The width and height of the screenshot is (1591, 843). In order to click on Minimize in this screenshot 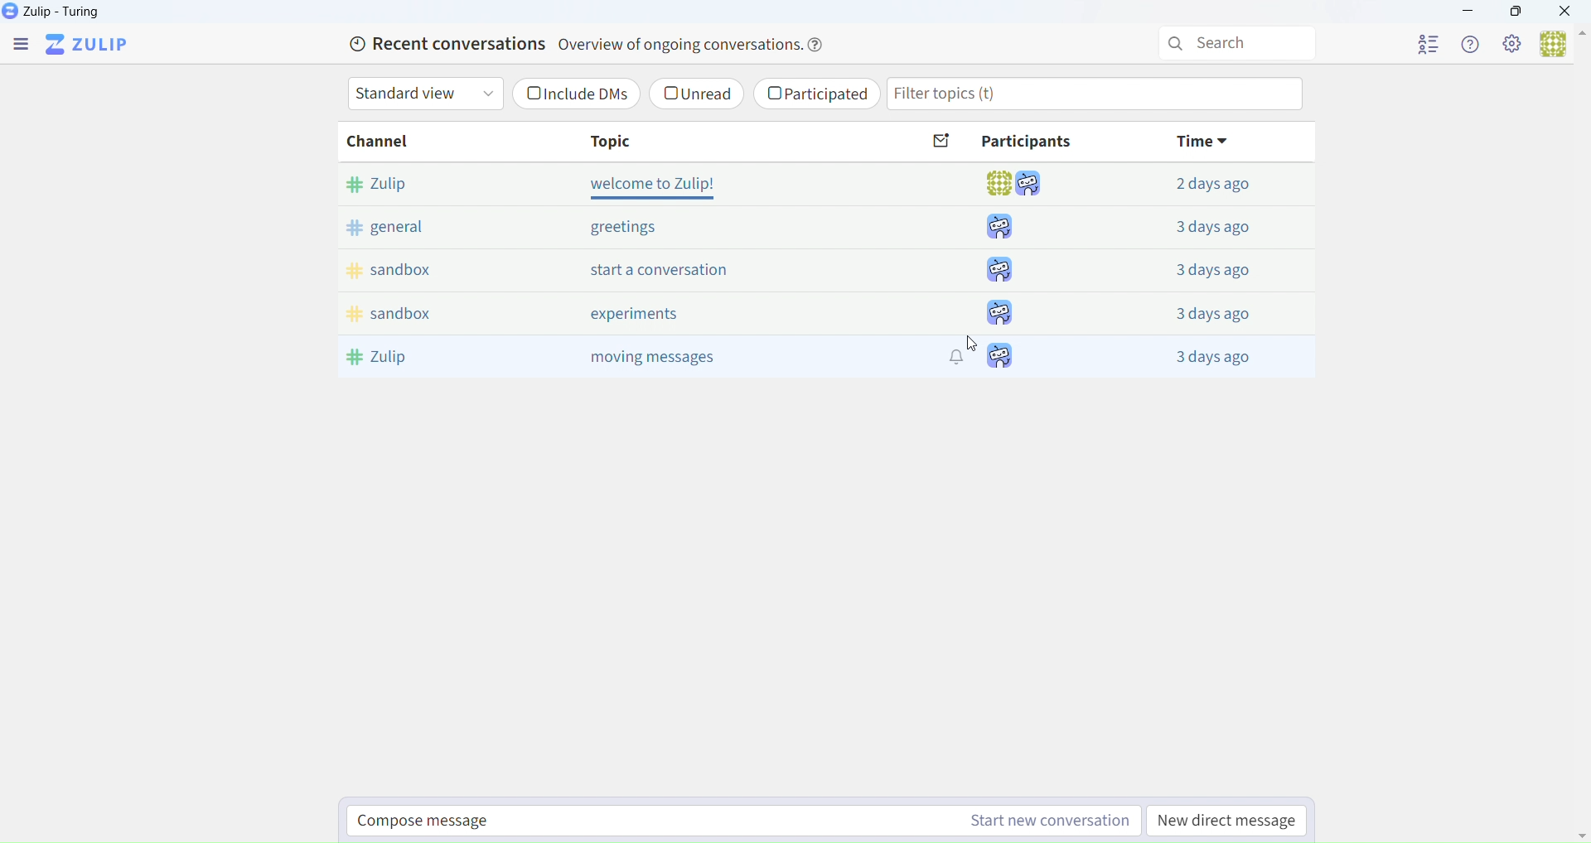, I will do `click(1464, 12)`.